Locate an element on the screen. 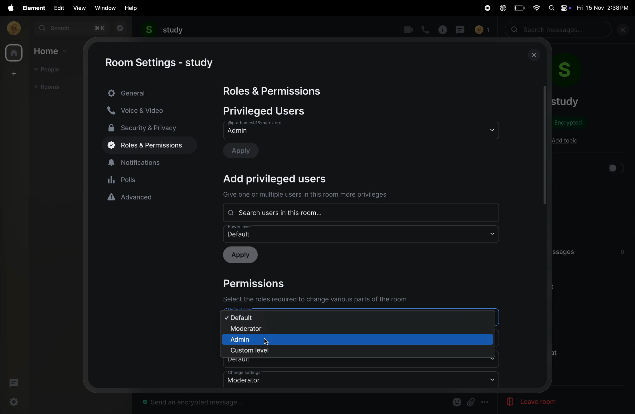 This screenshot has width=635, height=414. Polls is located at coordinates (150, 179).